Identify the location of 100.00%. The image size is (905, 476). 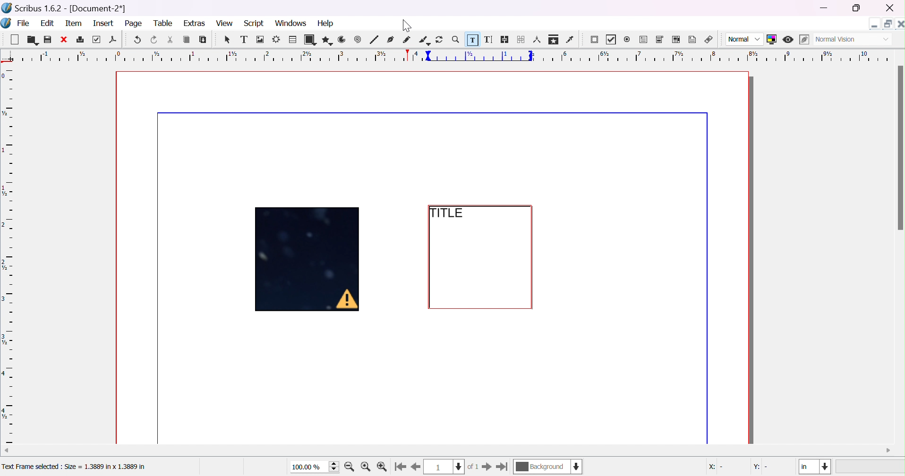
(316, 467).